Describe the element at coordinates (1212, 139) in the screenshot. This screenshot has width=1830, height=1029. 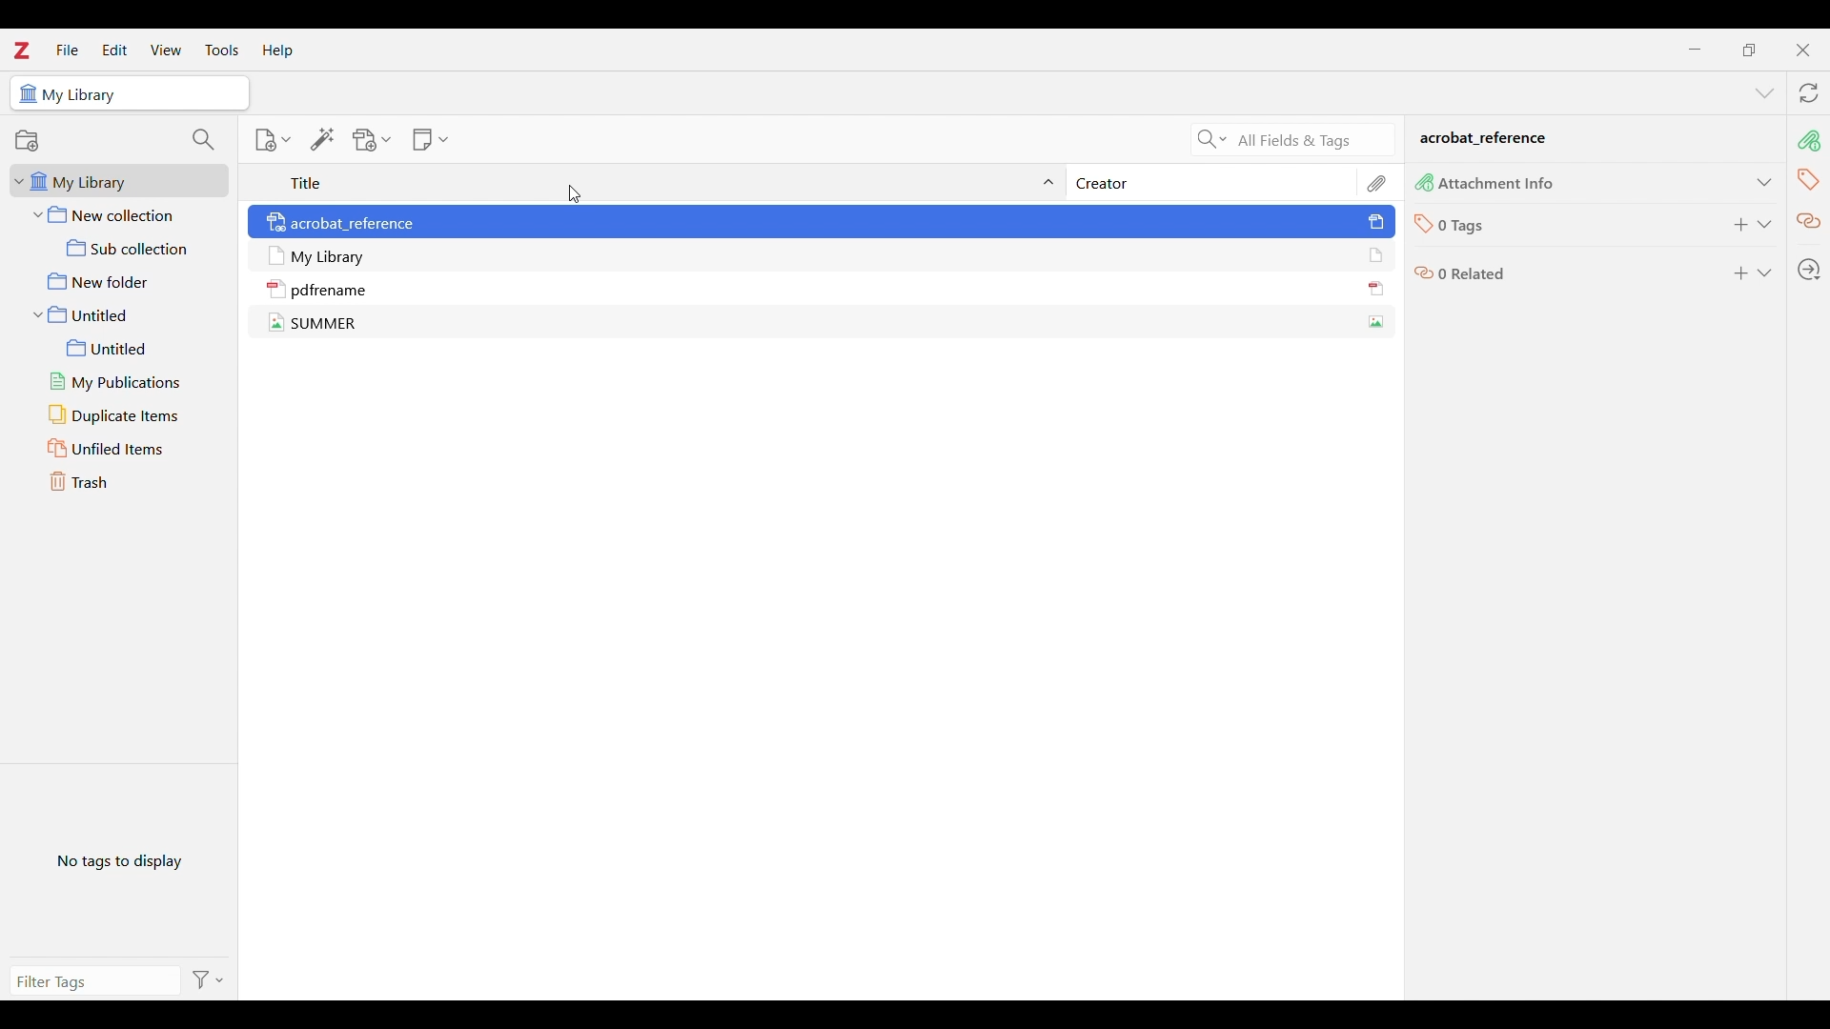
I see `Search criteria options` at that location.